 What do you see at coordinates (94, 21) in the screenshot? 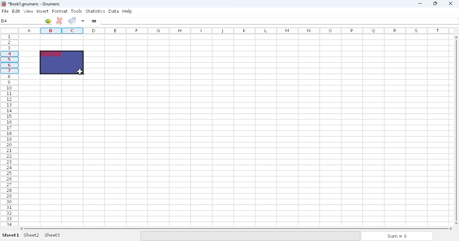
I see `enter formula` at bounding box center [94, 21].